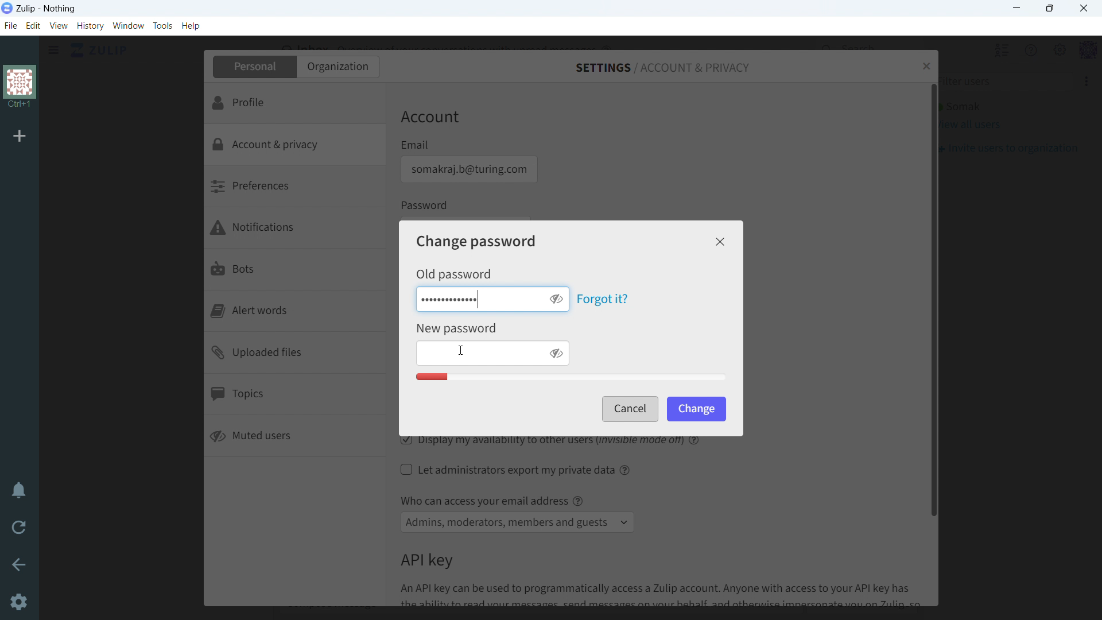 This screenshot has width=1102, height=620. I want to click on bots, so click(296, 271).